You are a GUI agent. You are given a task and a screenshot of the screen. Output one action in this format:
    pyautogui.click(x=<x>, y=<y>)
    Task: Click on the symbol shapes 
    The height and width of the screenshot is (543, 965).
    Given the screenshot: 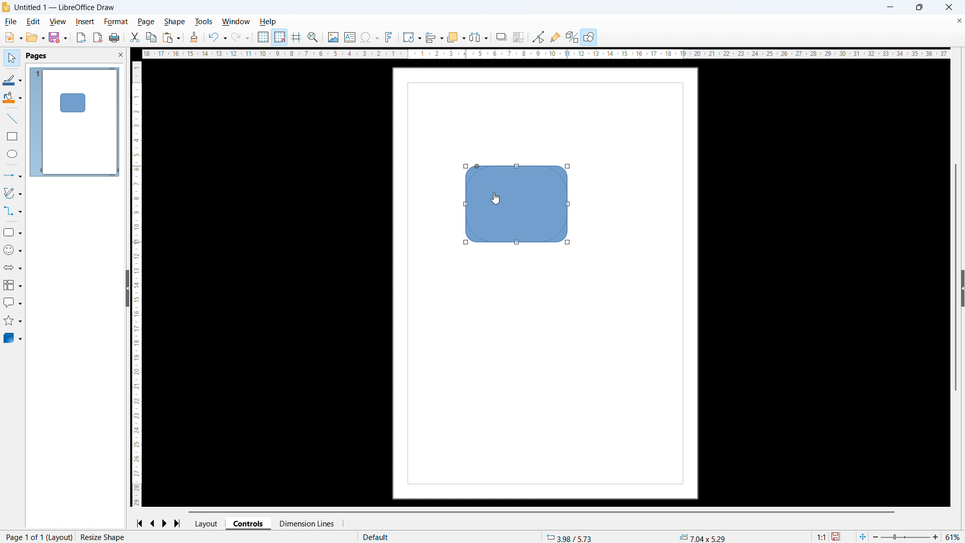 What is the action you would take?
    pyautogui.click(x=12, y=250)
    